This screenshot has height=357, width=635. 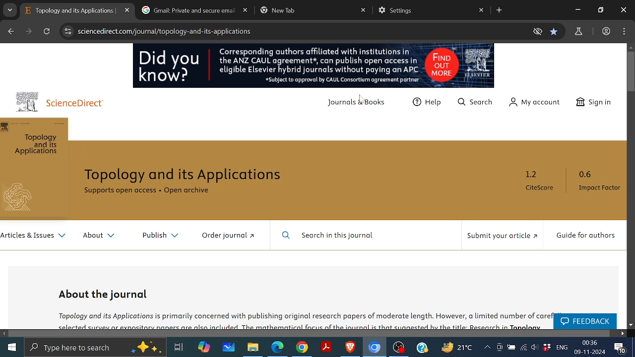 I want to click on Reload page, so click(x=47, y=31).